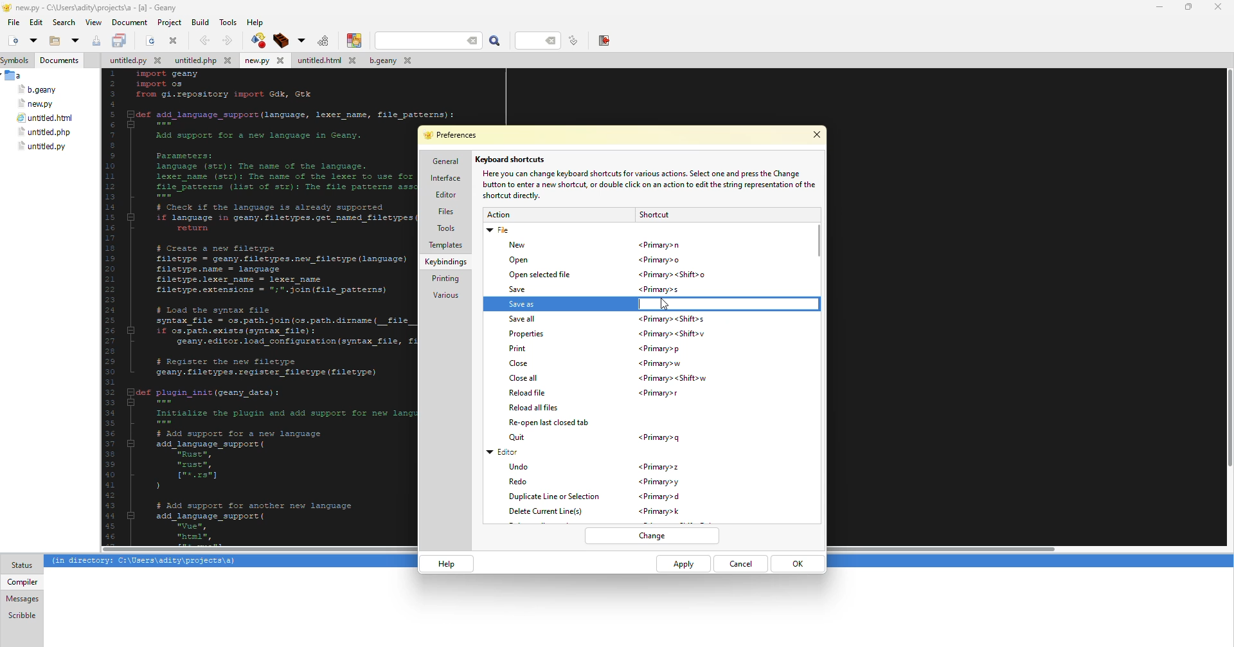  Describe the element at coordinates (550, 423) in the screenshot. I see `reopen` at that location.